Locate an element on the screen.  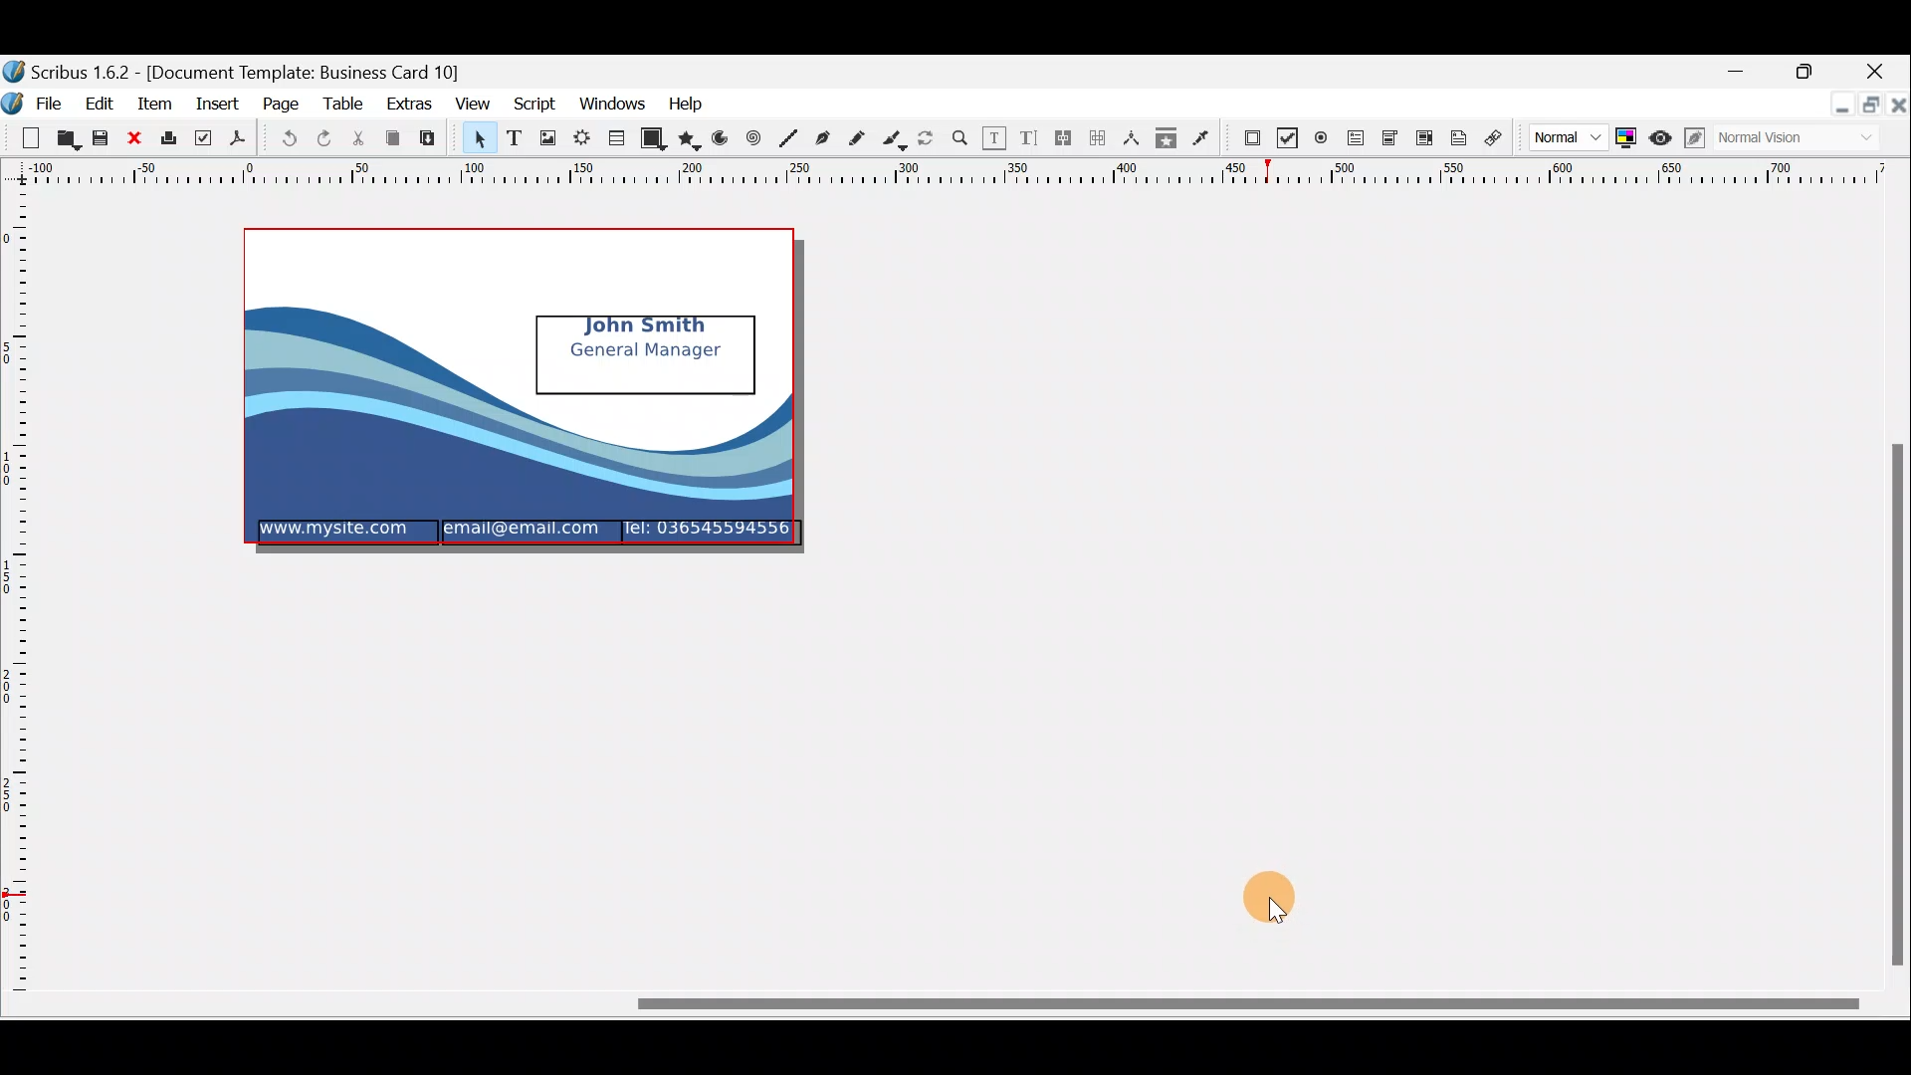
Preview mode is located at coordinates (1661, 139).